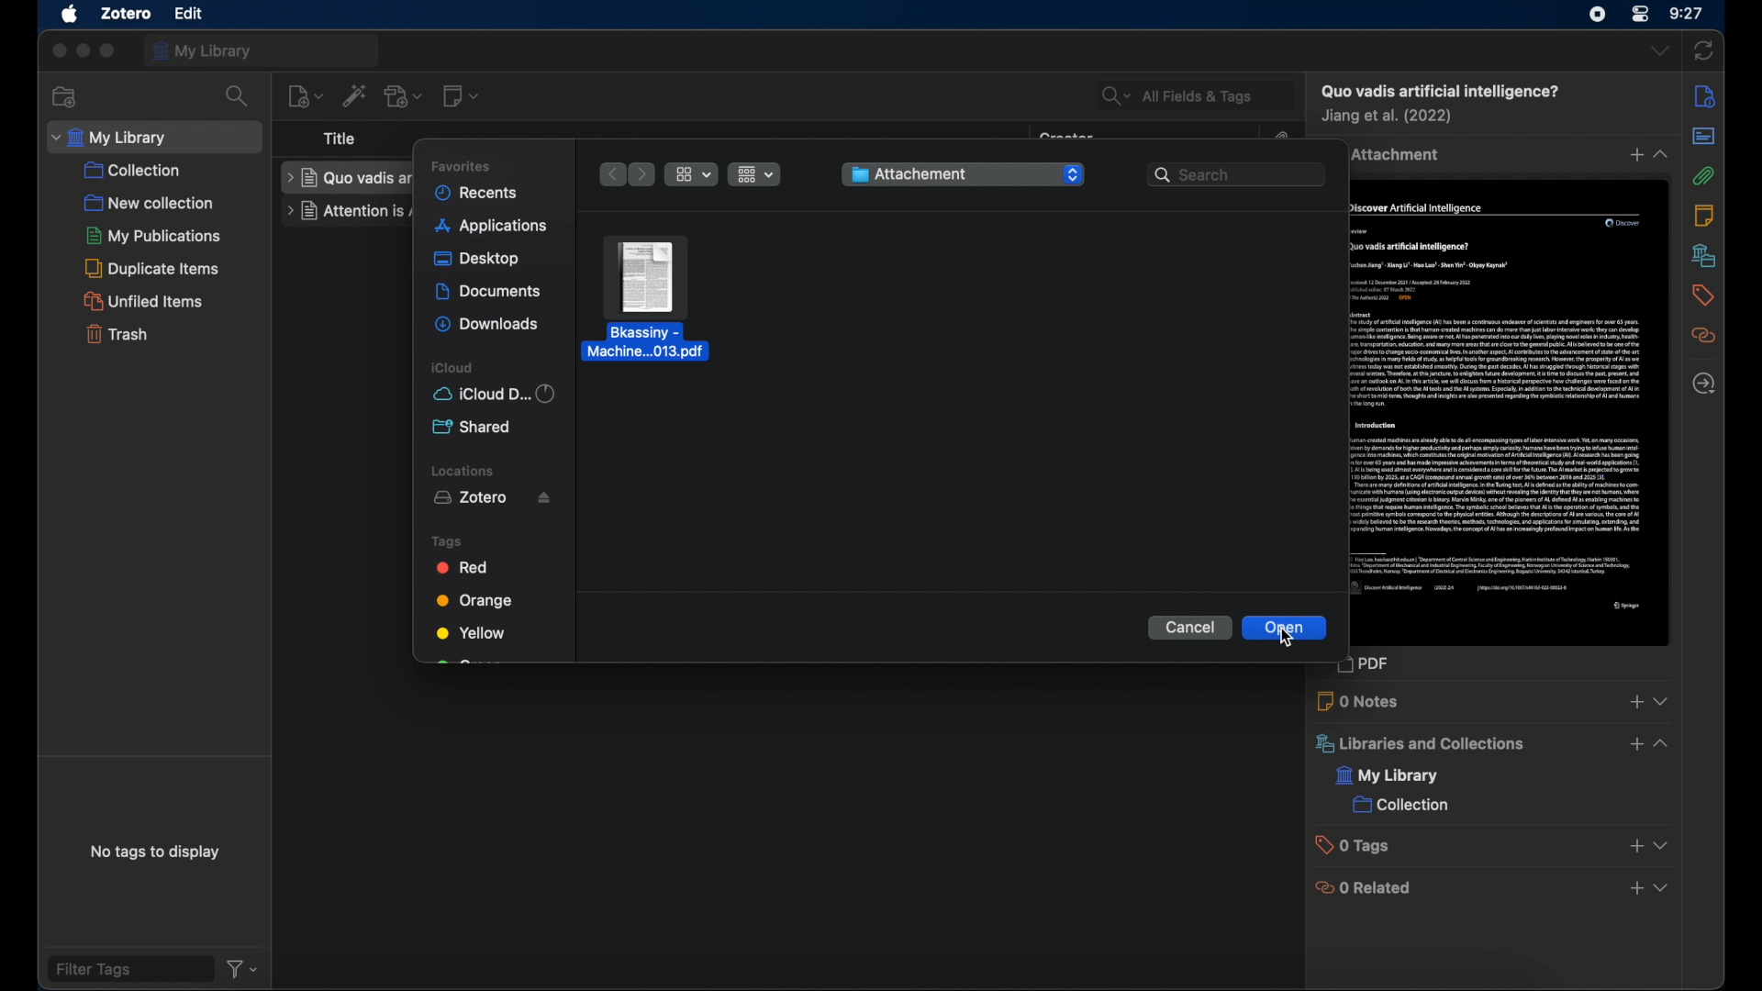 The image size is (1762, 991). Describe the element at coordinates (1665, 743) in the screenshot. I see `dropdown menu opened` at that location.